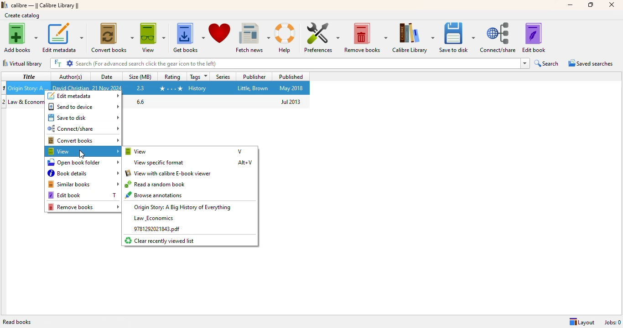  What do you see at coordinates (141, 76) in the screenshot?
I see `size (MB)` at bounding box center [141, 76].